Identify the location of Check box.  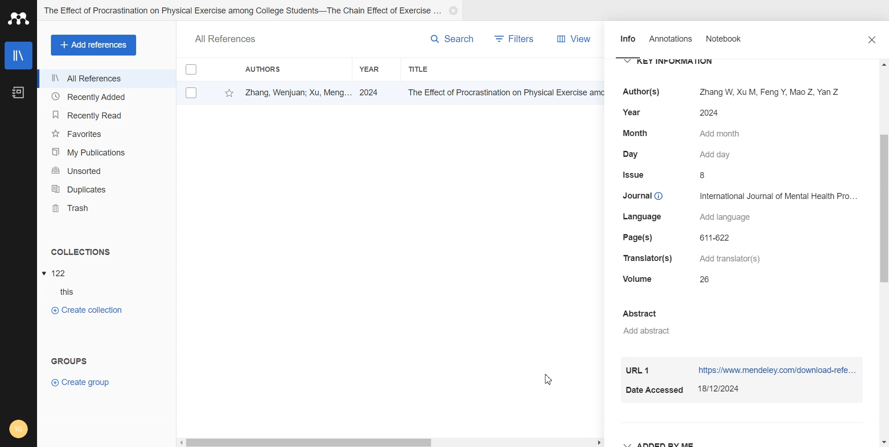
(189, 93).